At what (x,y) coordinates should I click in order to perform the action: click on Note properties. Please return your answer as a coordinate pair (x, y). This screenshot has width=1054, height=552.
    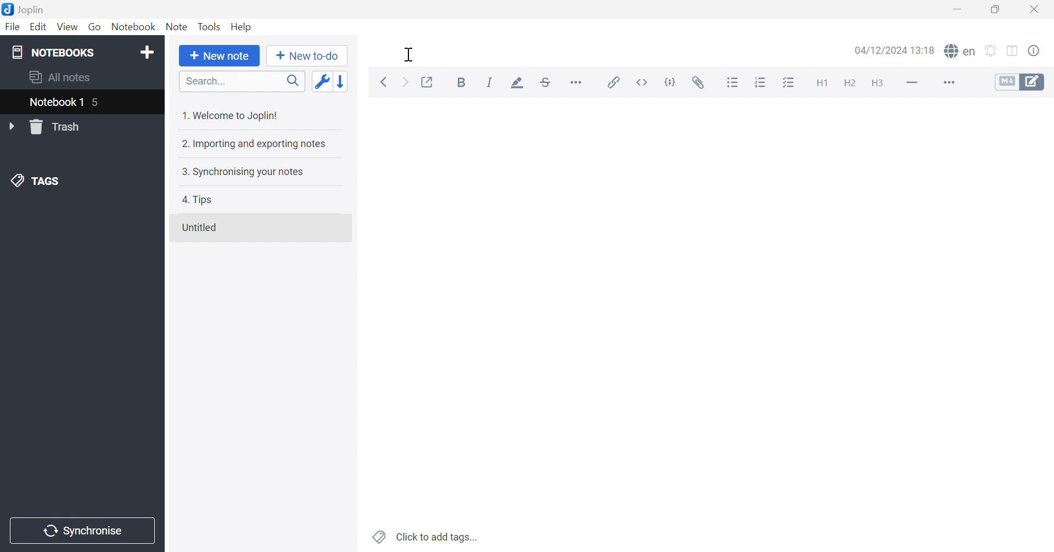
    Looking at the image, I should click on (1039, 51).